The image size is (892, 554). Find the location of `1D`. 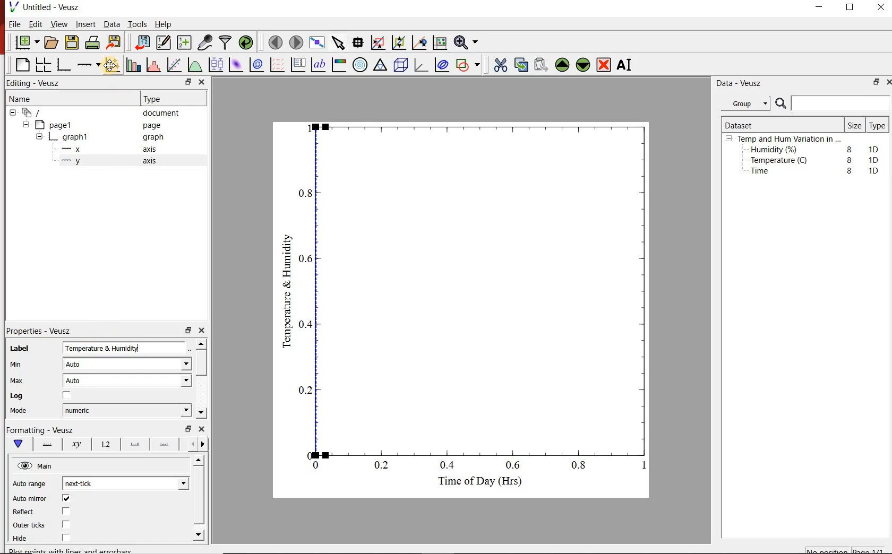

1D is located at coordinates (876, 148).